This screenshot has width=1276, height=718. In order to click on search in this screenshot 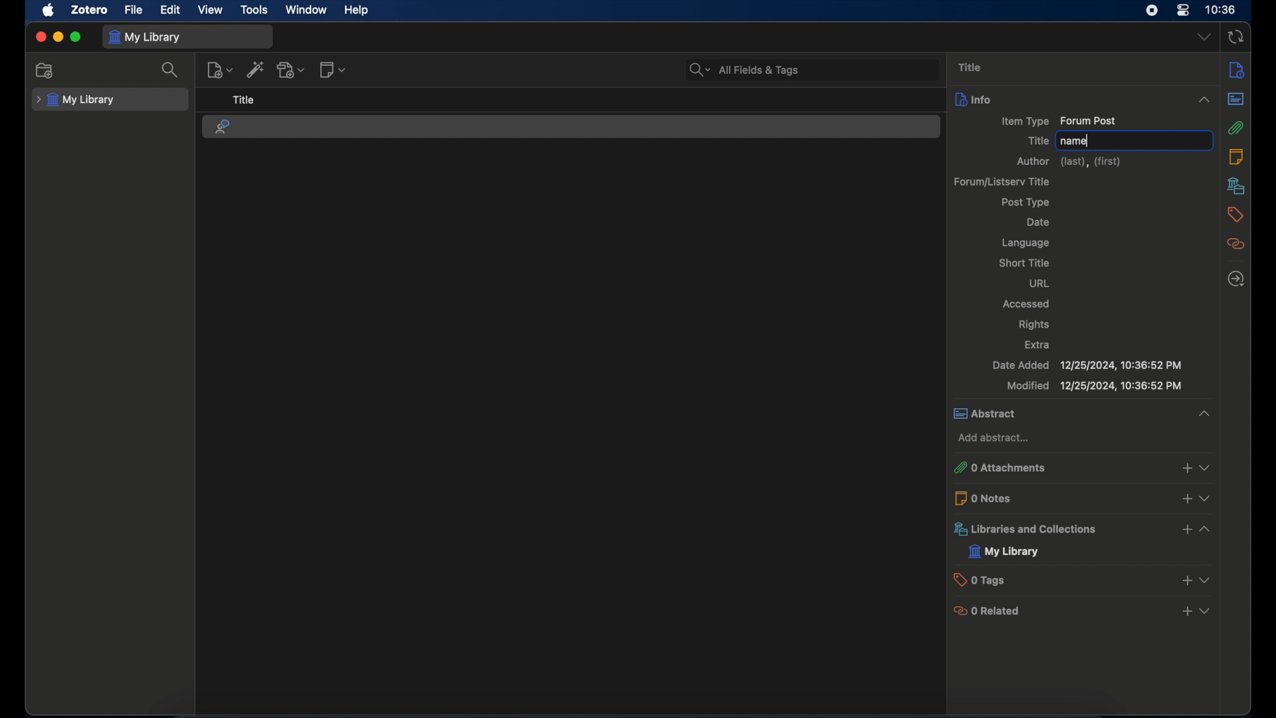, I will do `click(170, 71)`.